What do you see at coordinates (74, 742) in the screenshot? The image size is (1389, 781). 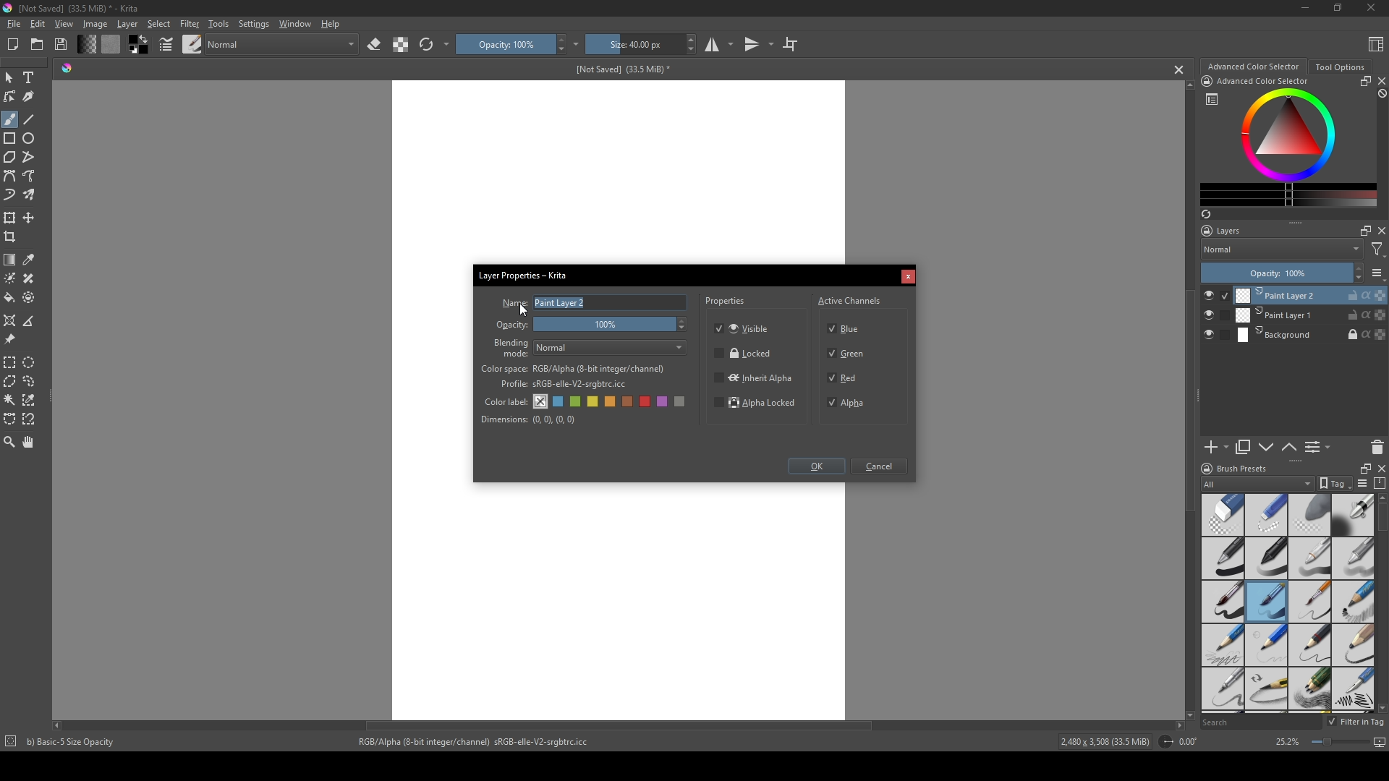 I see `b) Basic-5 Size Opacity` at bounding box center [74, 742].